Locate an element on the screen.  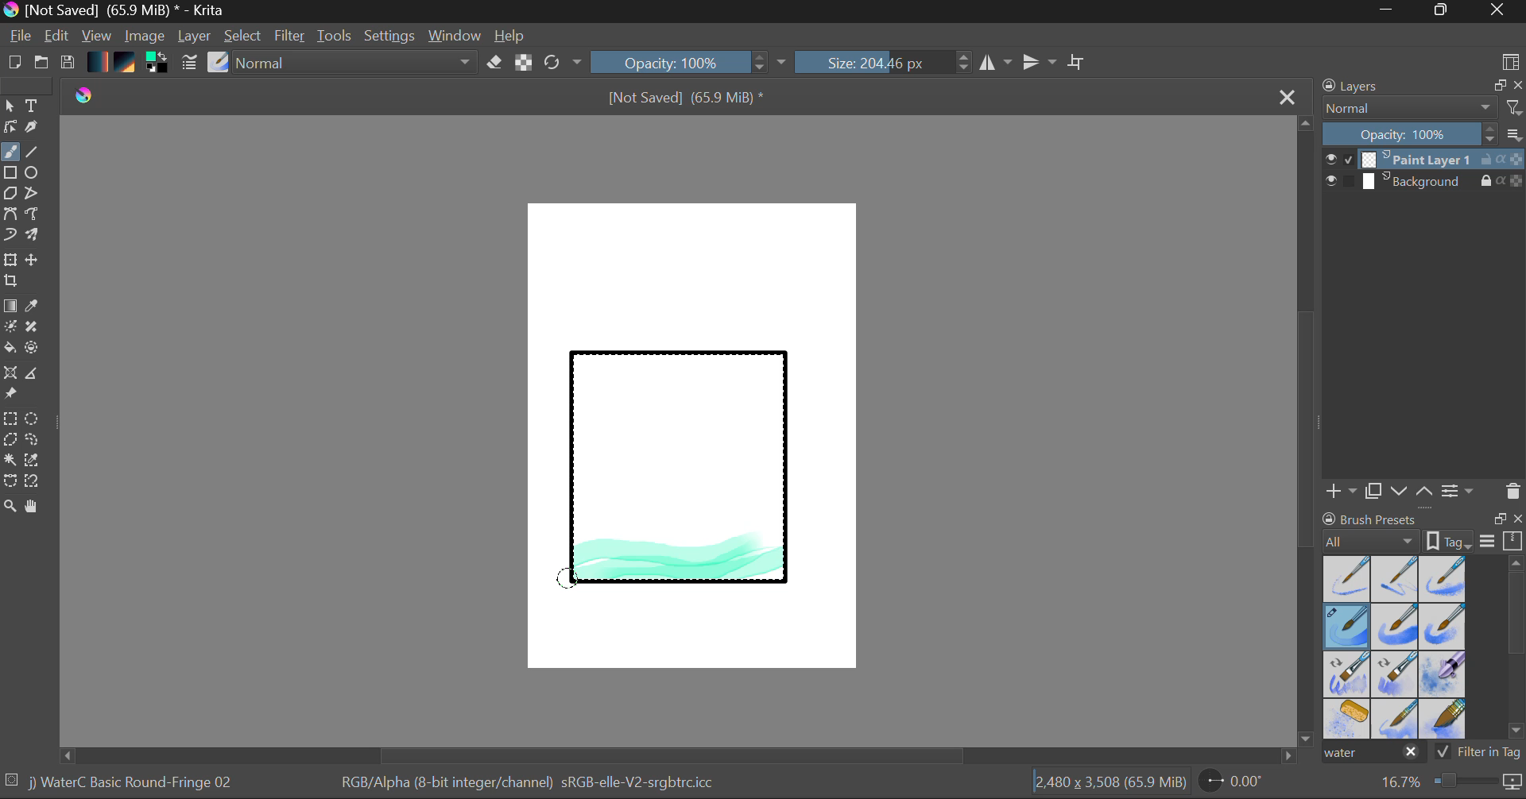
Freehand Path Tool is located at coordinates (31, 215).